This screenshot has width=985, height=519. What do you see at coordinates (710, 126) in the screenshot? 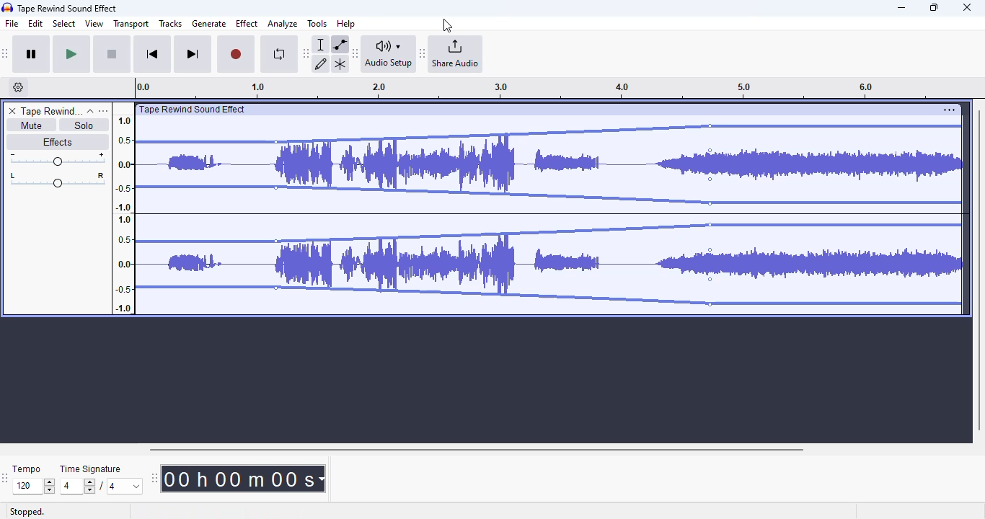
I see `Control point` at bounding box center [710, 126].